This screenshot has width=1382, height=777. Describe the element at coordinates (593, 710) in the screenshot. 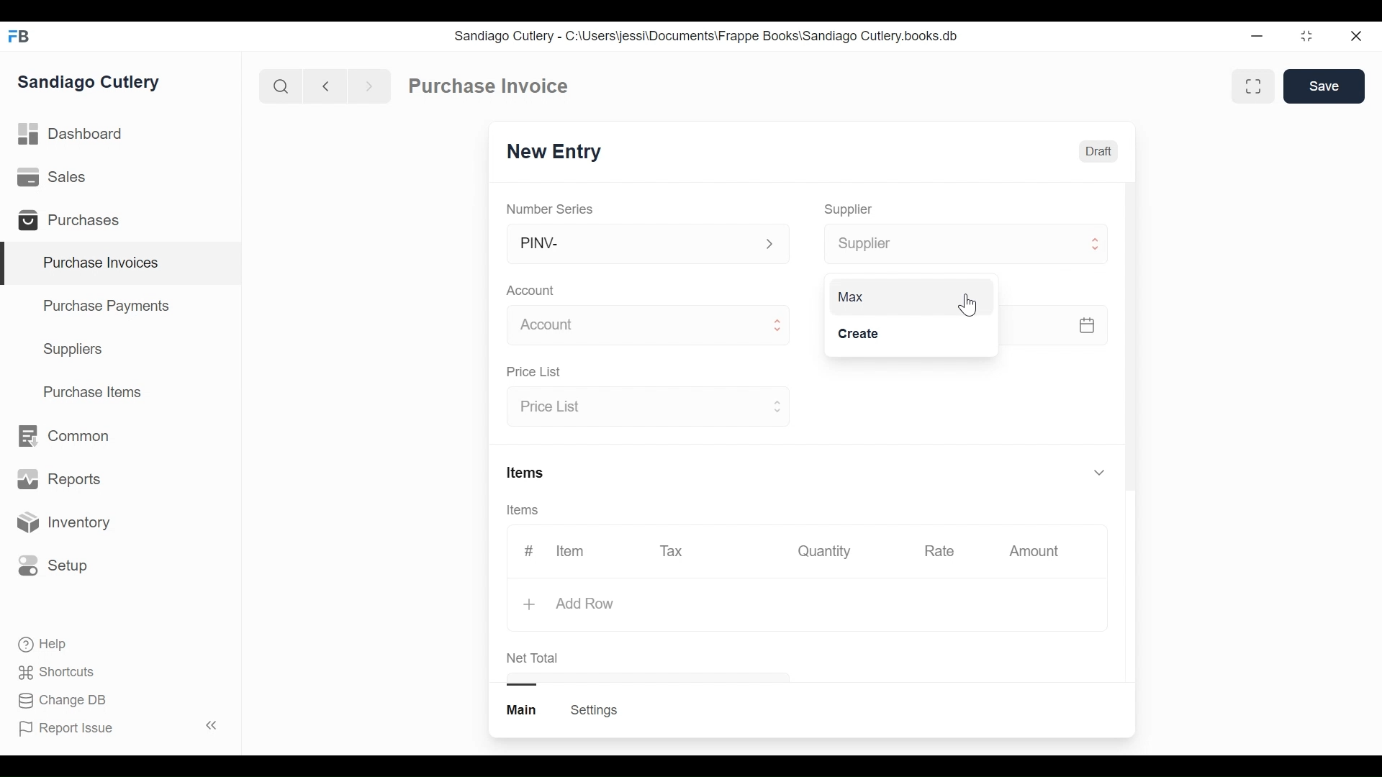

I see `Settings` at that location.